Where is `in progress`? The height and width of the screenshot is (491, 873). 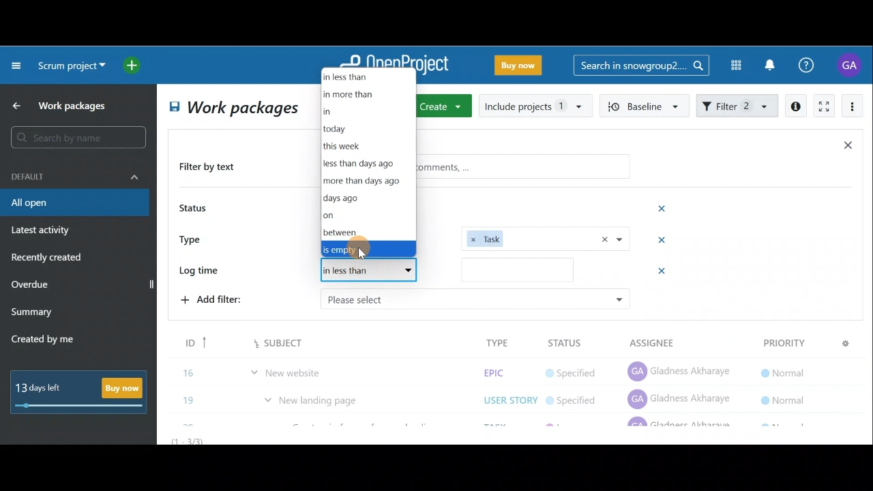 in progress is located at coordinates (576, 399).